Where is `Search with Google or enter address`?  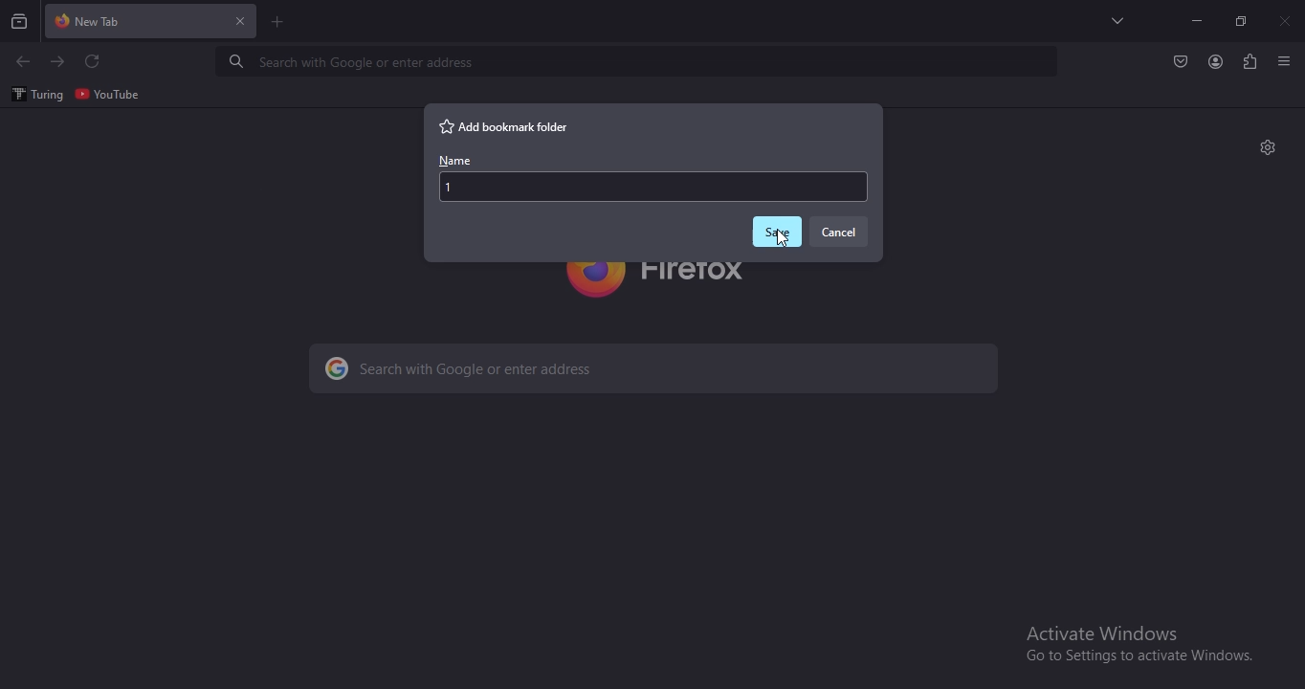
Search with Google or enter address is located at coordinates (349, 63).